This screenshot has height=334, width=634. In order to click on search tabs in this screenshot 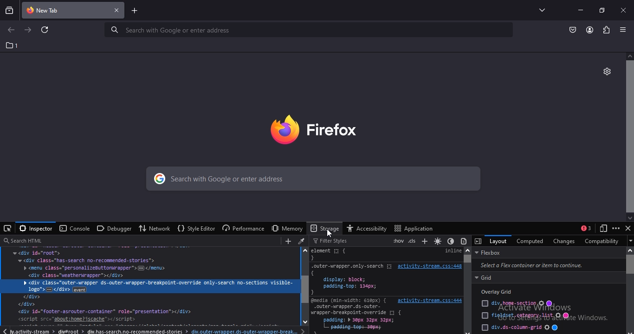, I will do `click(10, 10)`.